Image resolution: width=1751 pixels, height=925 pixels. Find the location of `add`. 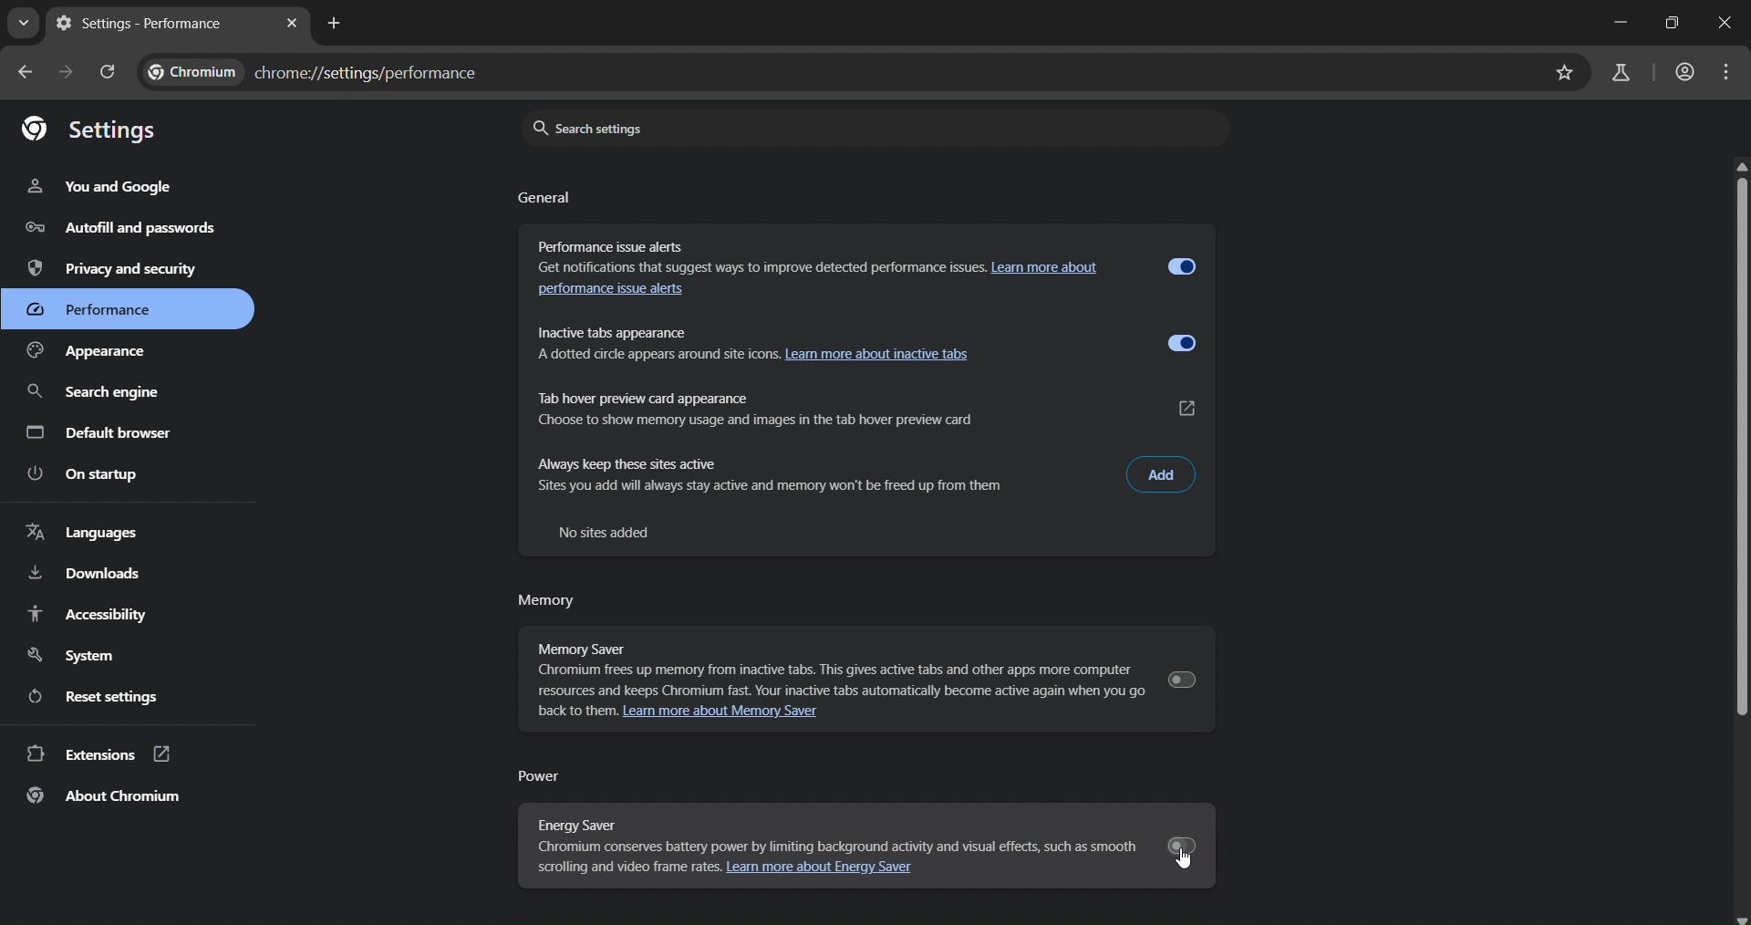

add is located at coordinates (1162, 473).